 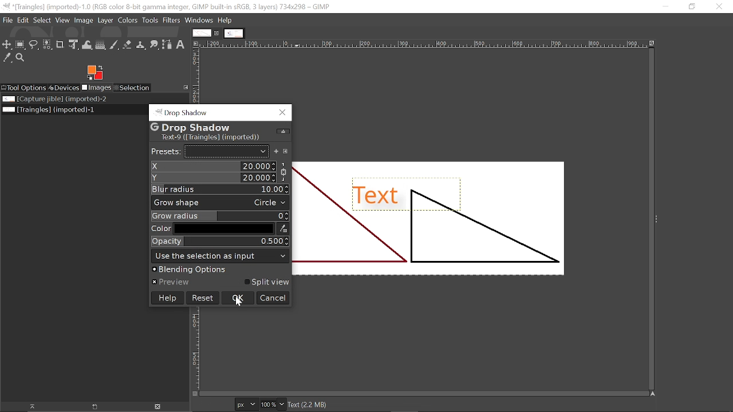 What do you see at coordinates (652, 394) in the screenshot?
I see `Navigate this window` at bounding box center [652, 394].